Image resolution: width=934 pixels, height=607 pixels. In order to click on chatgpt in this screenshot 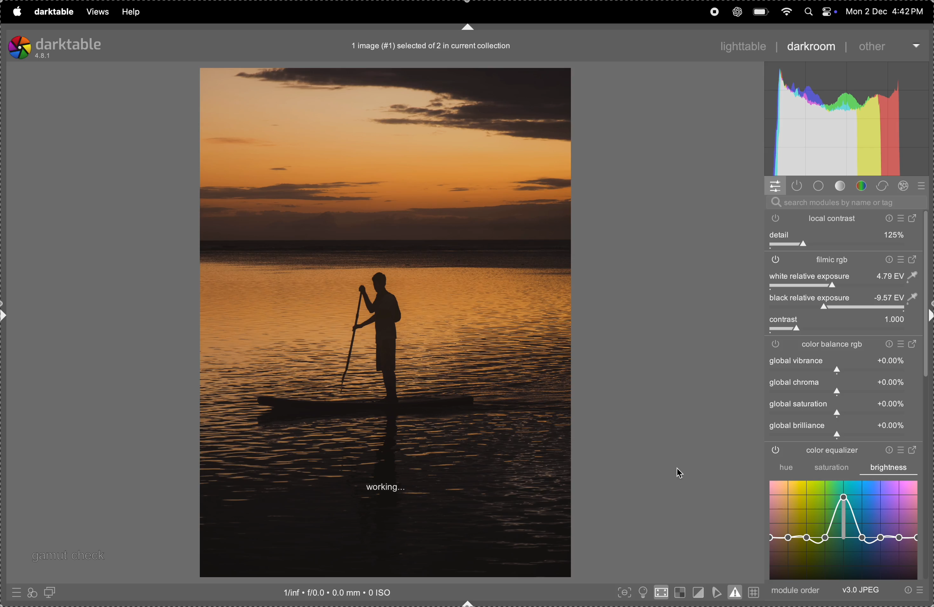, I will do `click(737, 12)`.